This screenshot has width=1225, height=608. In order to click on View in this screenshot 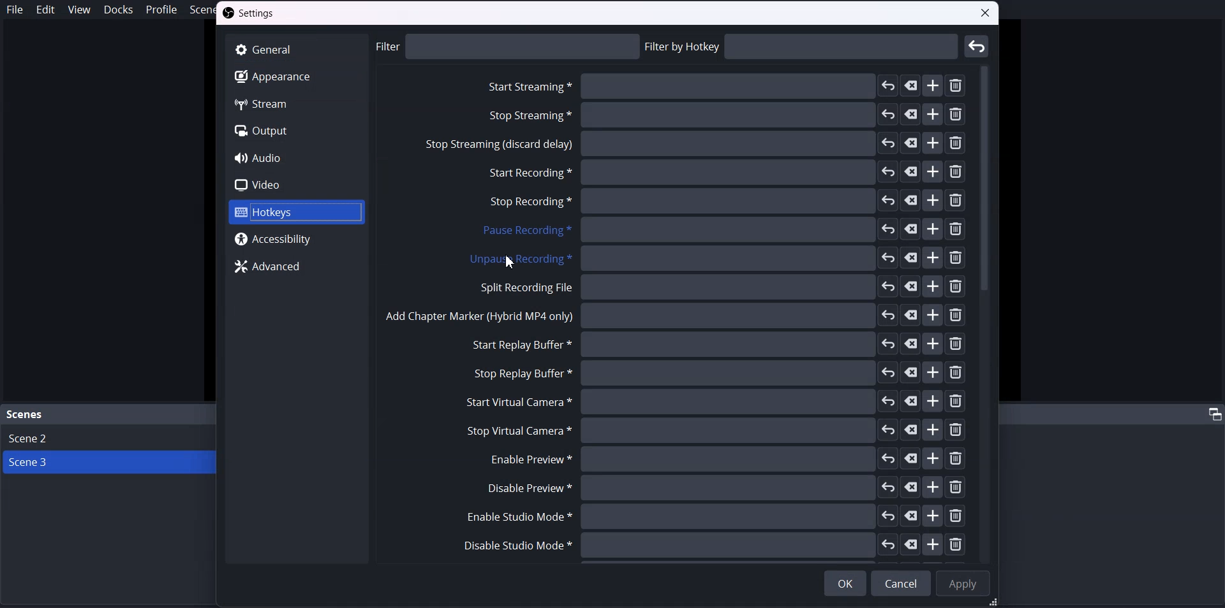, I will do `click(78, 9)`.